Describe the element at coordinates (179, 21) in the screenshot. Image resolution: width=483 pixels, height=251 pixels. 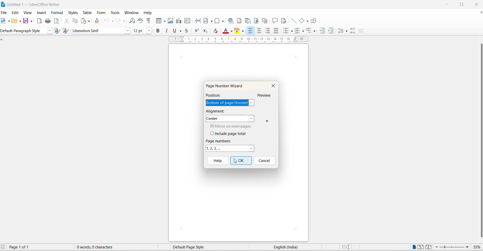
I see `insert charts` at that location.